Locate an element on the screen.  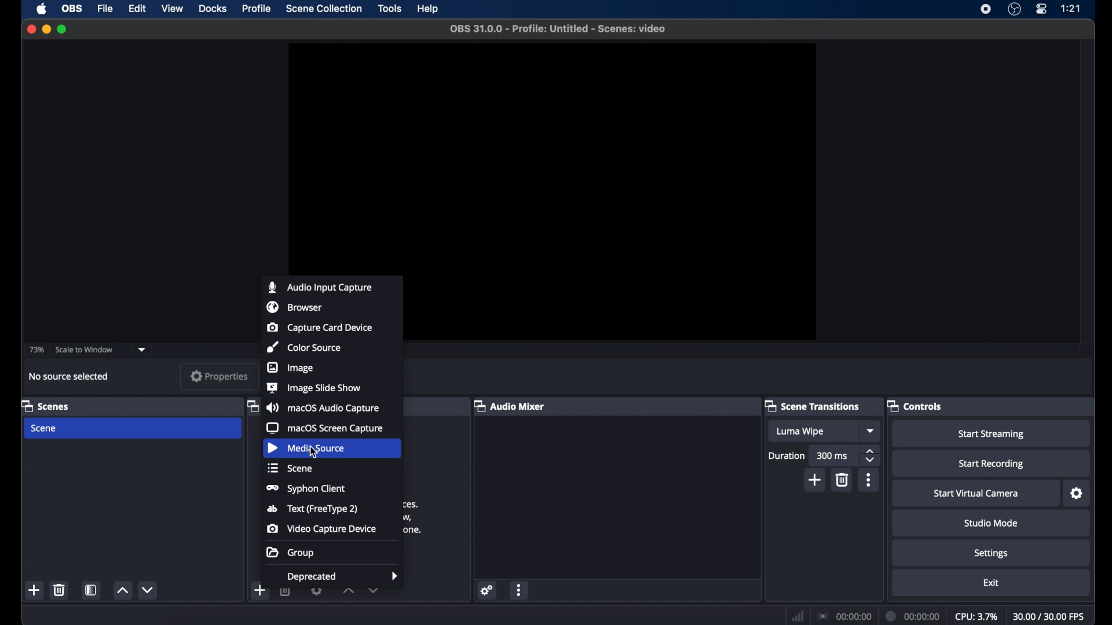
settings is located at coordinates (487, 590).